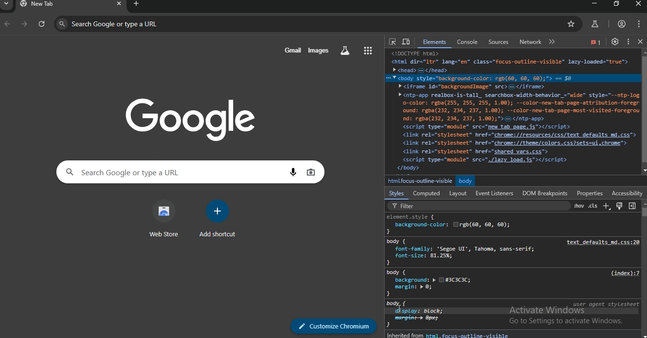  What do you see at coordinates (643, 223) in the screenshot?
I see `scrollbar` at bounding box center [643, 223].